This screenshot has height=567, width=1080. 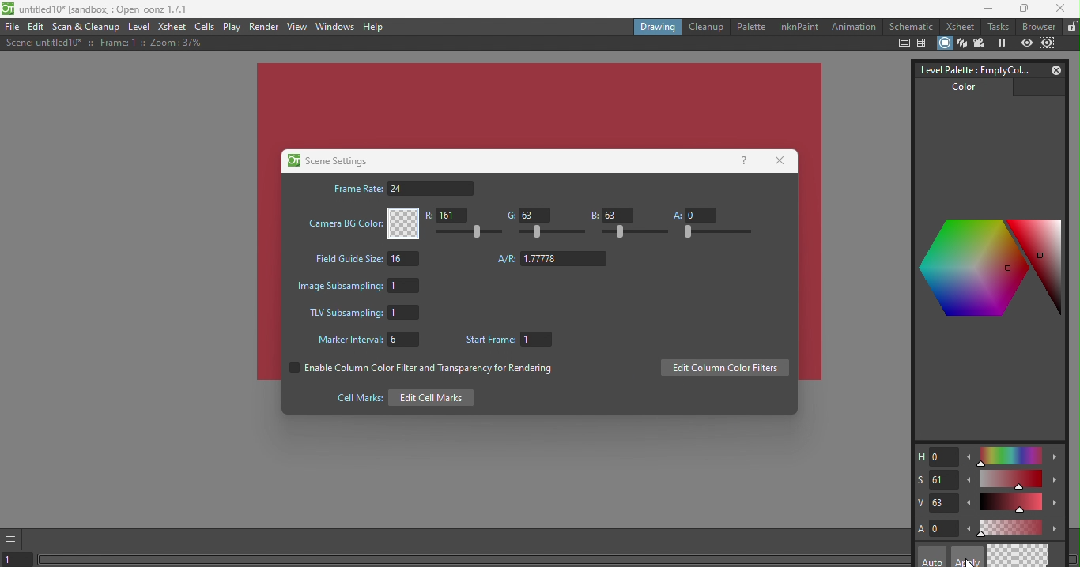 I want to click on Drawing, so click(x=656, y=26).